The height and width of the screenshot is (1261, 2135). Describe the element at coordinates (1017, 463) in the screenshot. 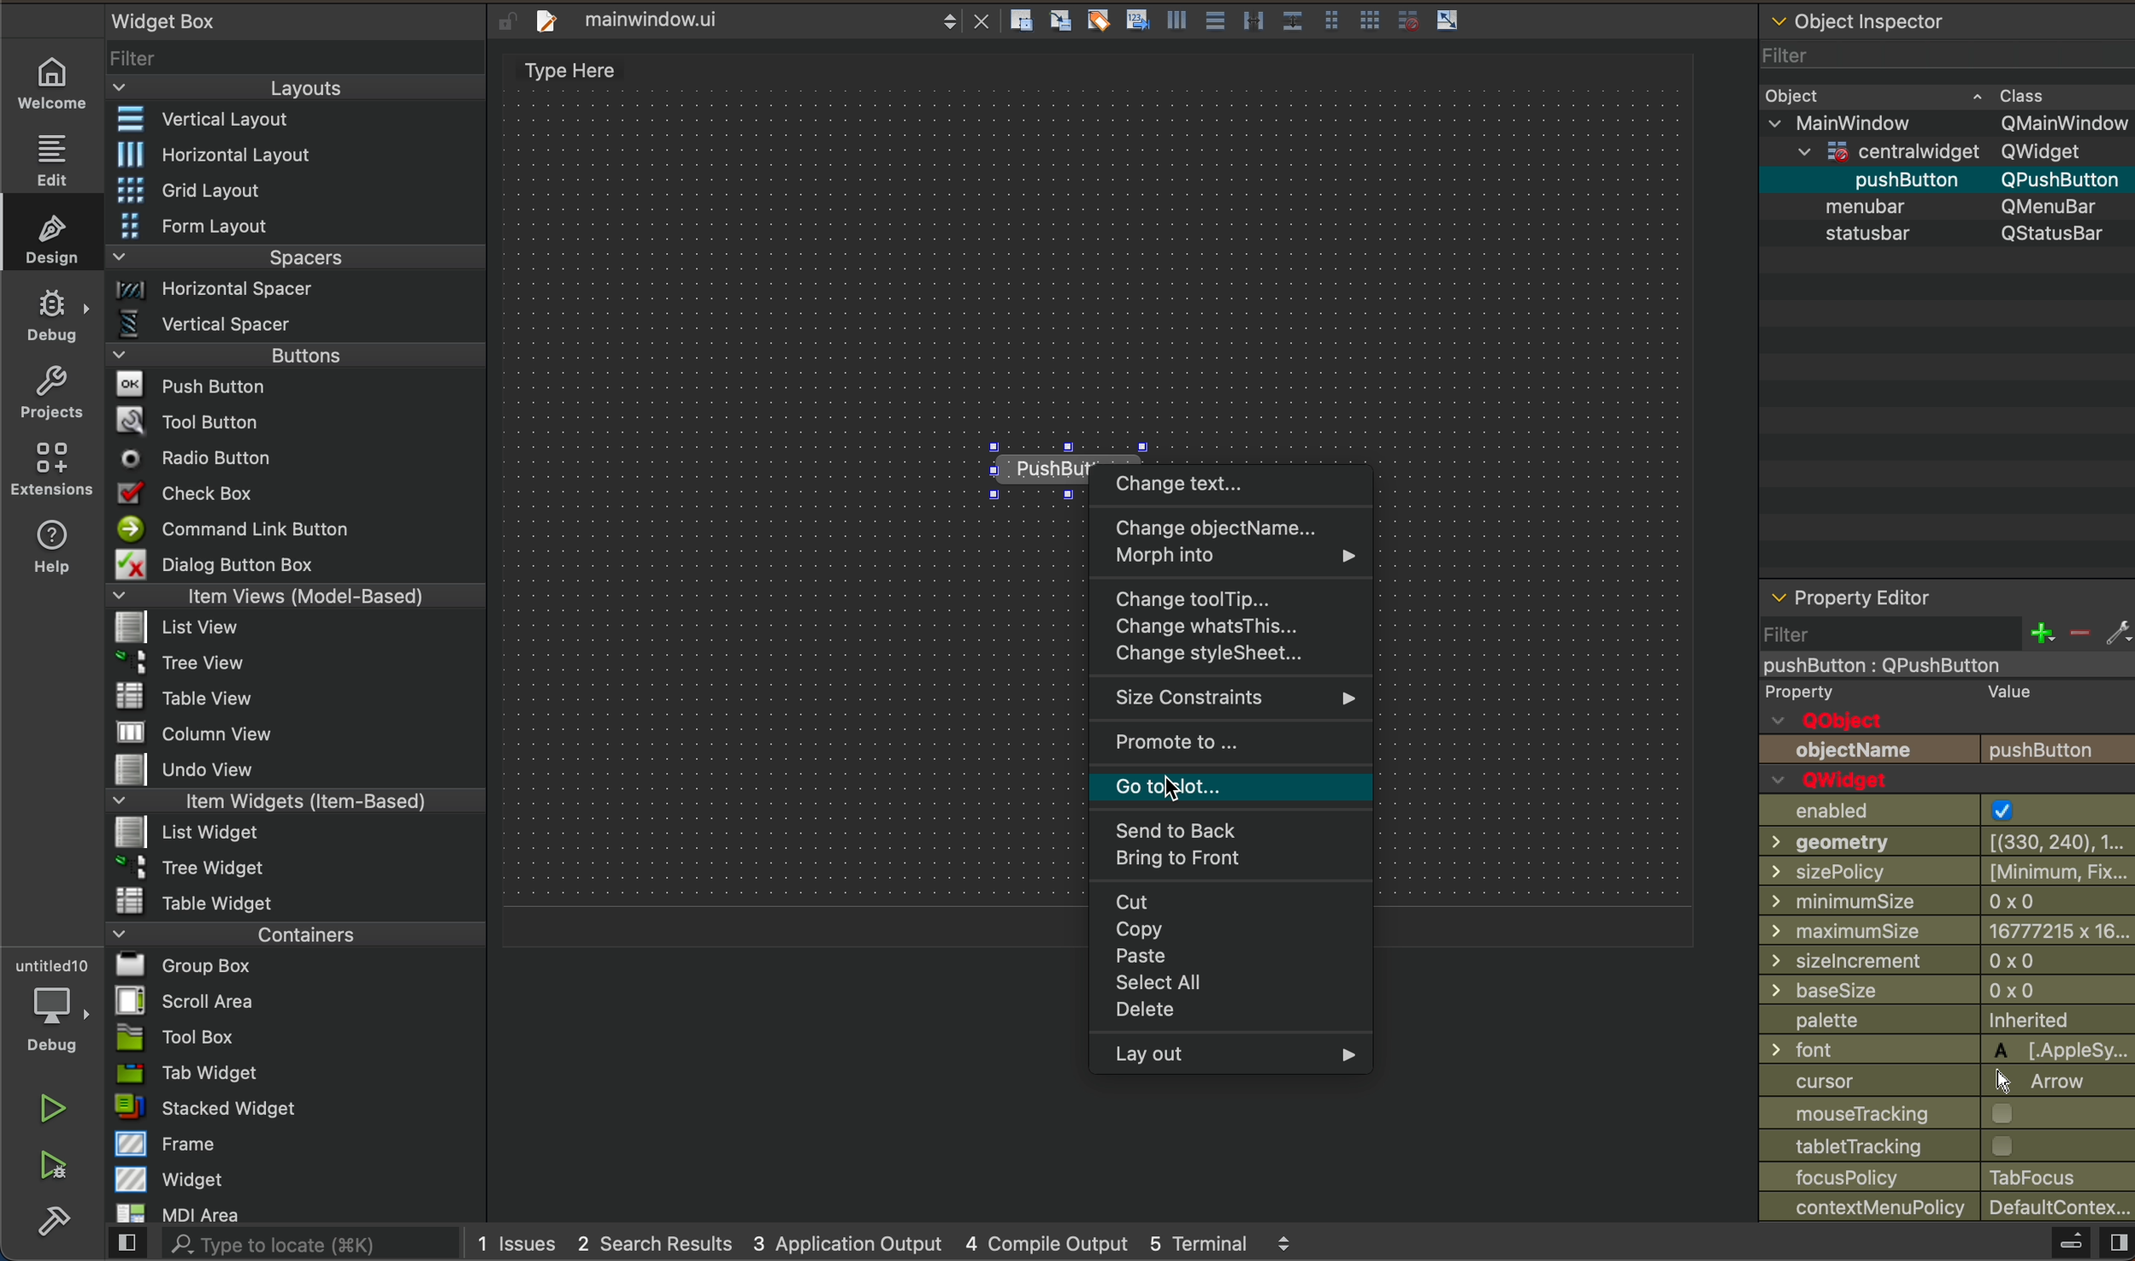

I see `Push button` at that location.